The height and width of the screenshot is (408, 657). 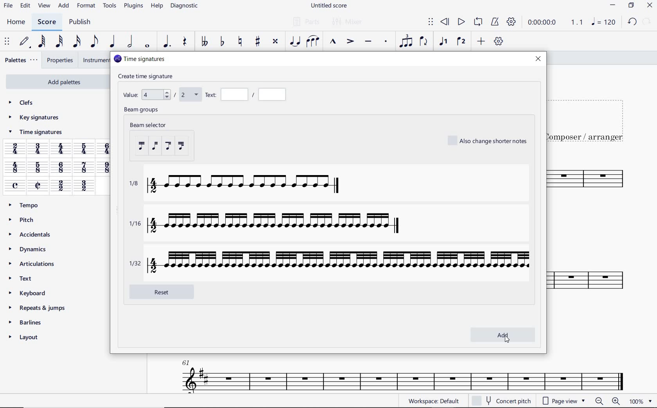 What do you see at coordinates (23, 220) in the screenshot?
I see `PITCH` at bounding box center [23, 220].